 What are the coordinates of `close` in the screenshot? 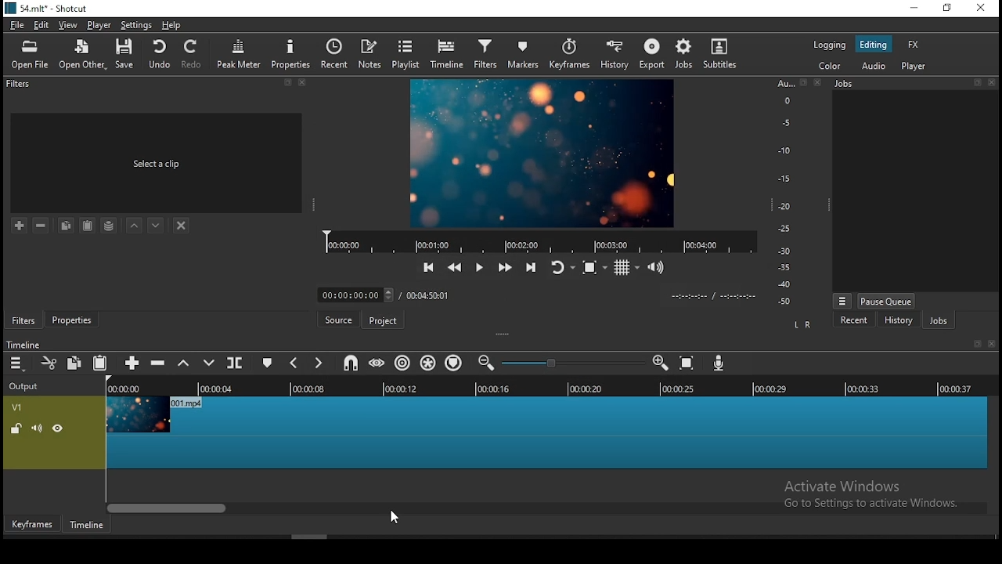 It's located at (994, 83).